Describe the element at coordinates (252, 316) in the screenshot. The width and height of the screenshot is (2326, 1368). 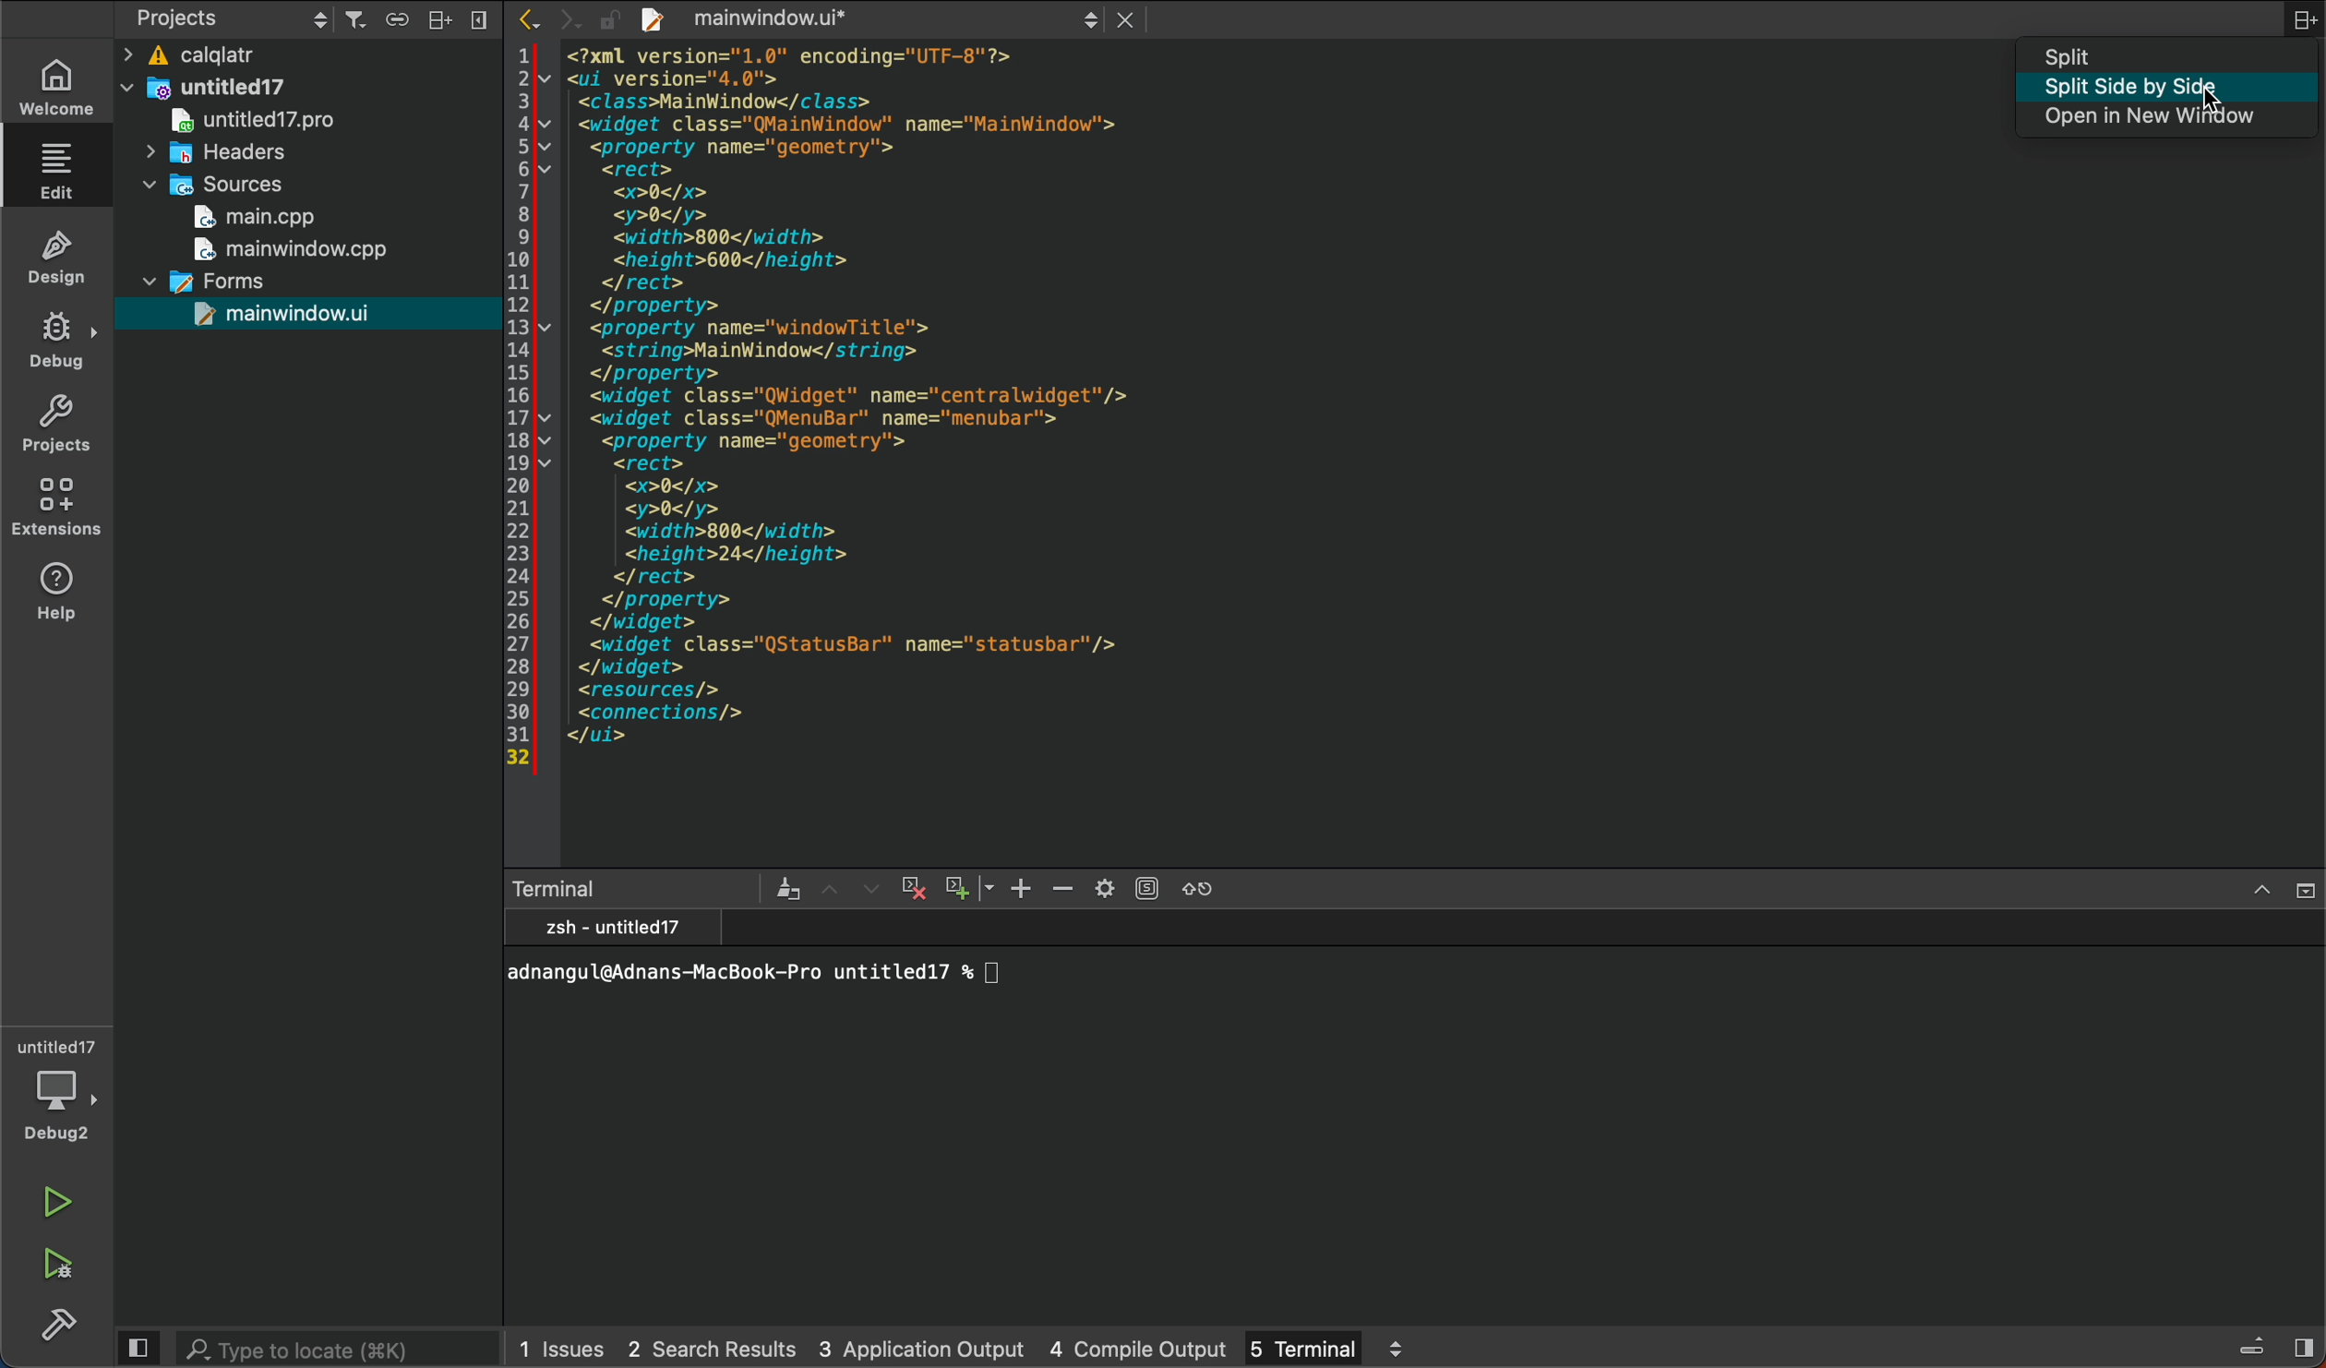
I see `main window` at that location.